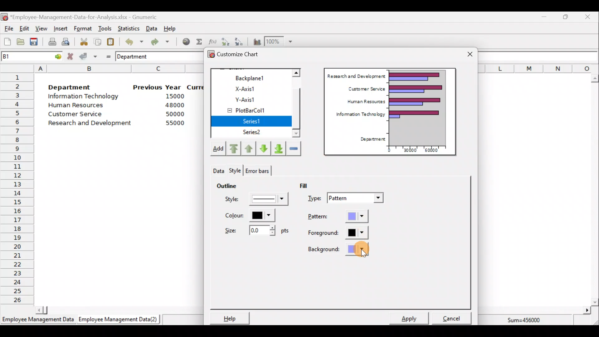  What do you see at coordinates (595, 190) in the screenshot?
I see `Scroll bar` at bounding box center [595, 190].